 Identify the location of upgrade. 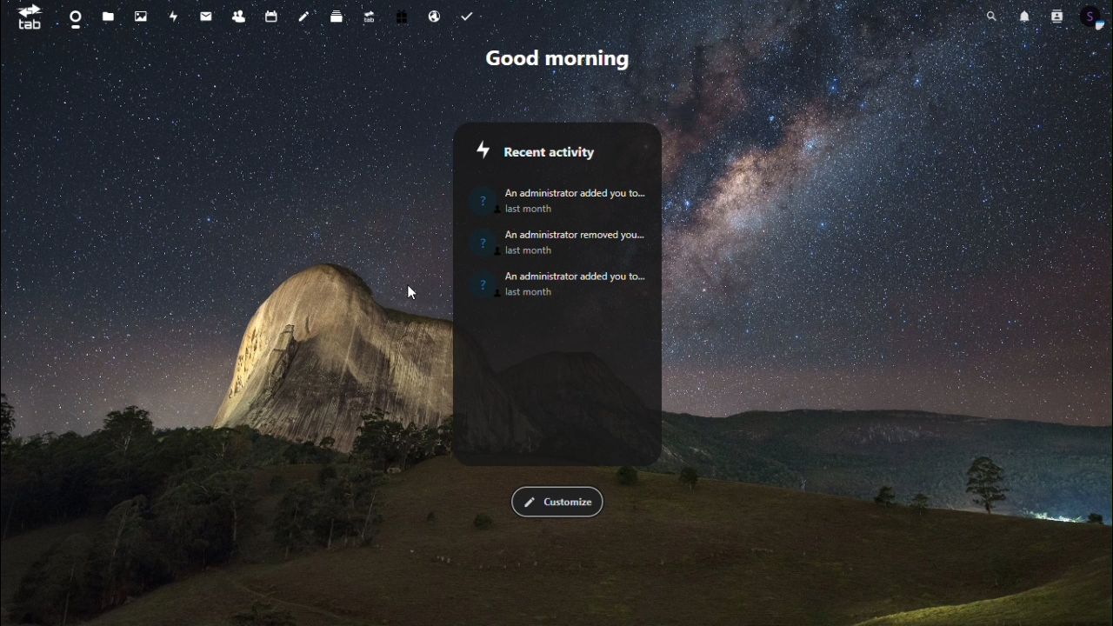
(368, 20).